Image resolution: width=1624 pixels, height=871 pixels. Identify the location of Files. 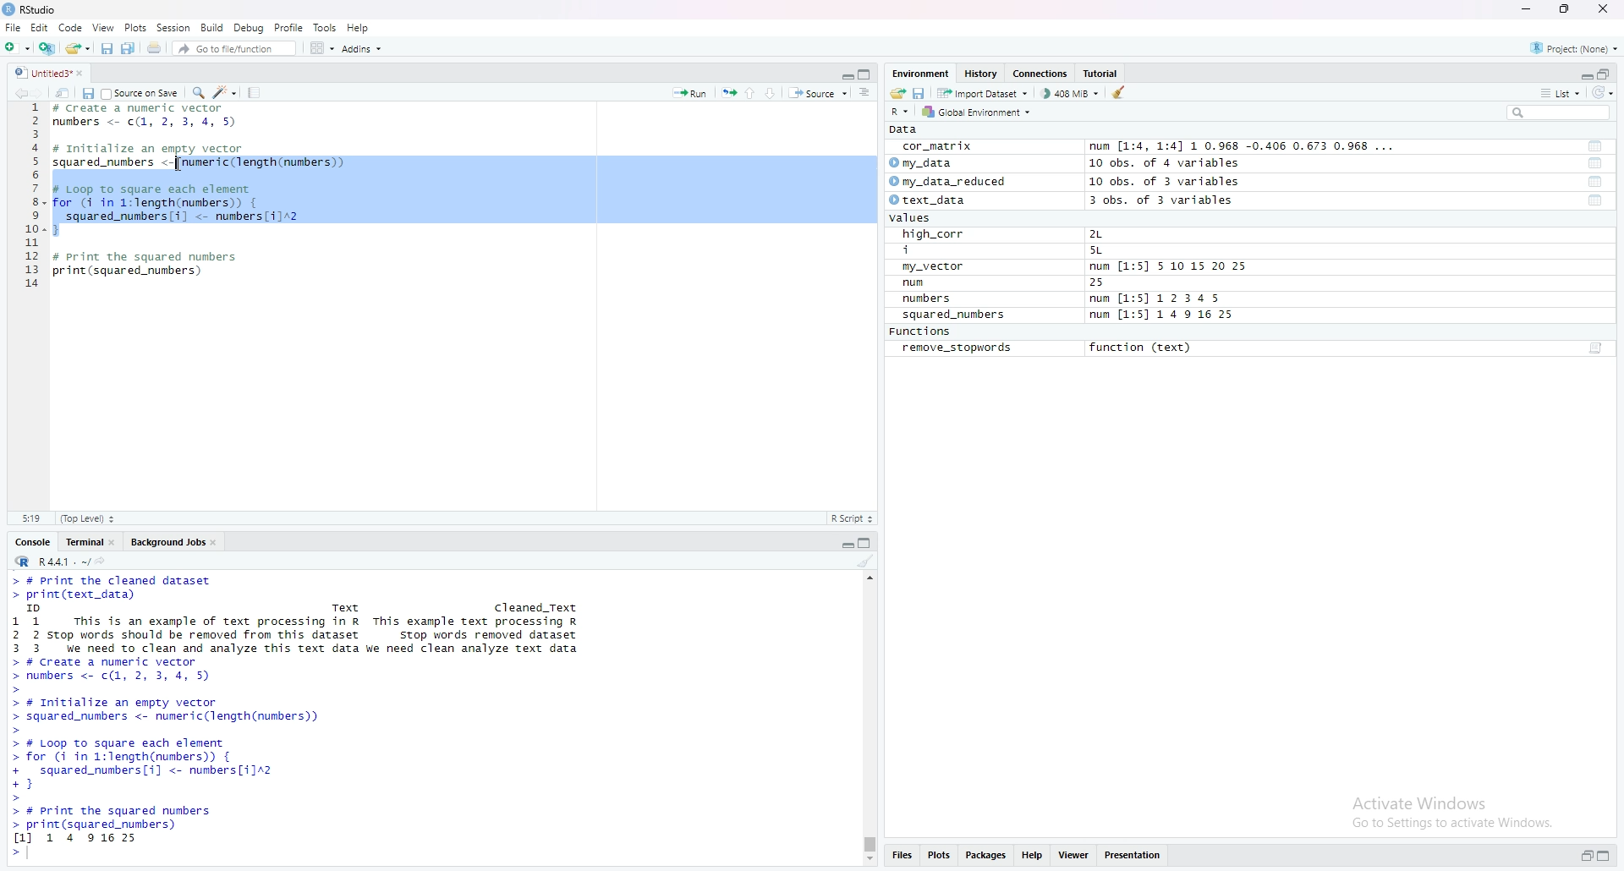
(901, 857).